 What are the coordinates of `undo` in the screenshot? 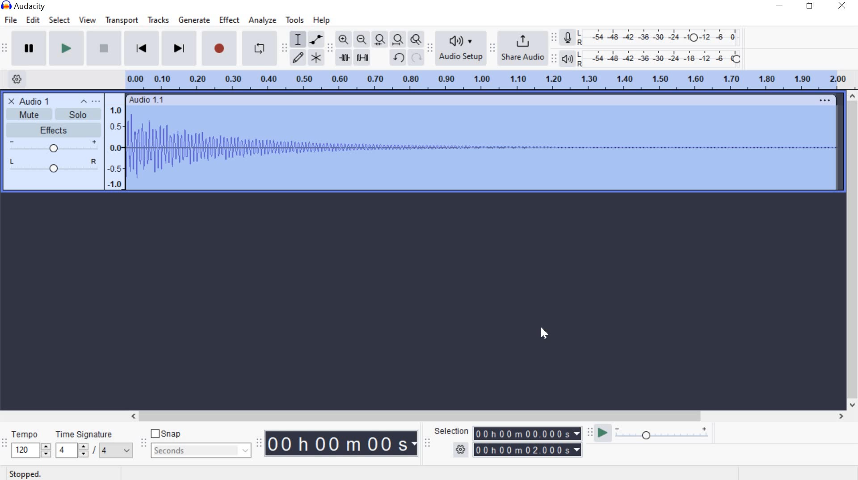 It's located at (398, 58).